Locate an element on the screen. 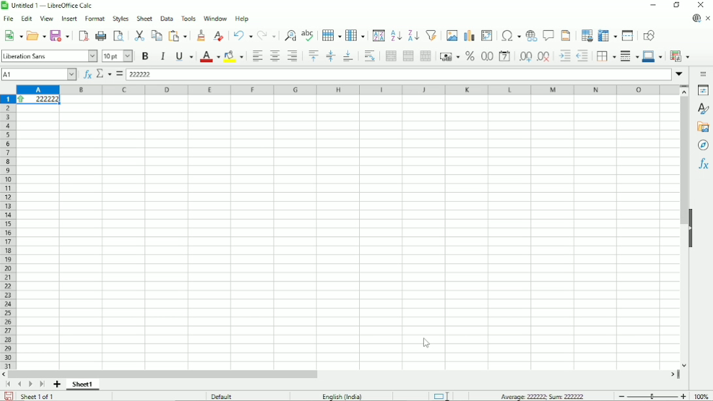 This screenshot has width=713, height=401. Open is located at coordinates (37, 35).